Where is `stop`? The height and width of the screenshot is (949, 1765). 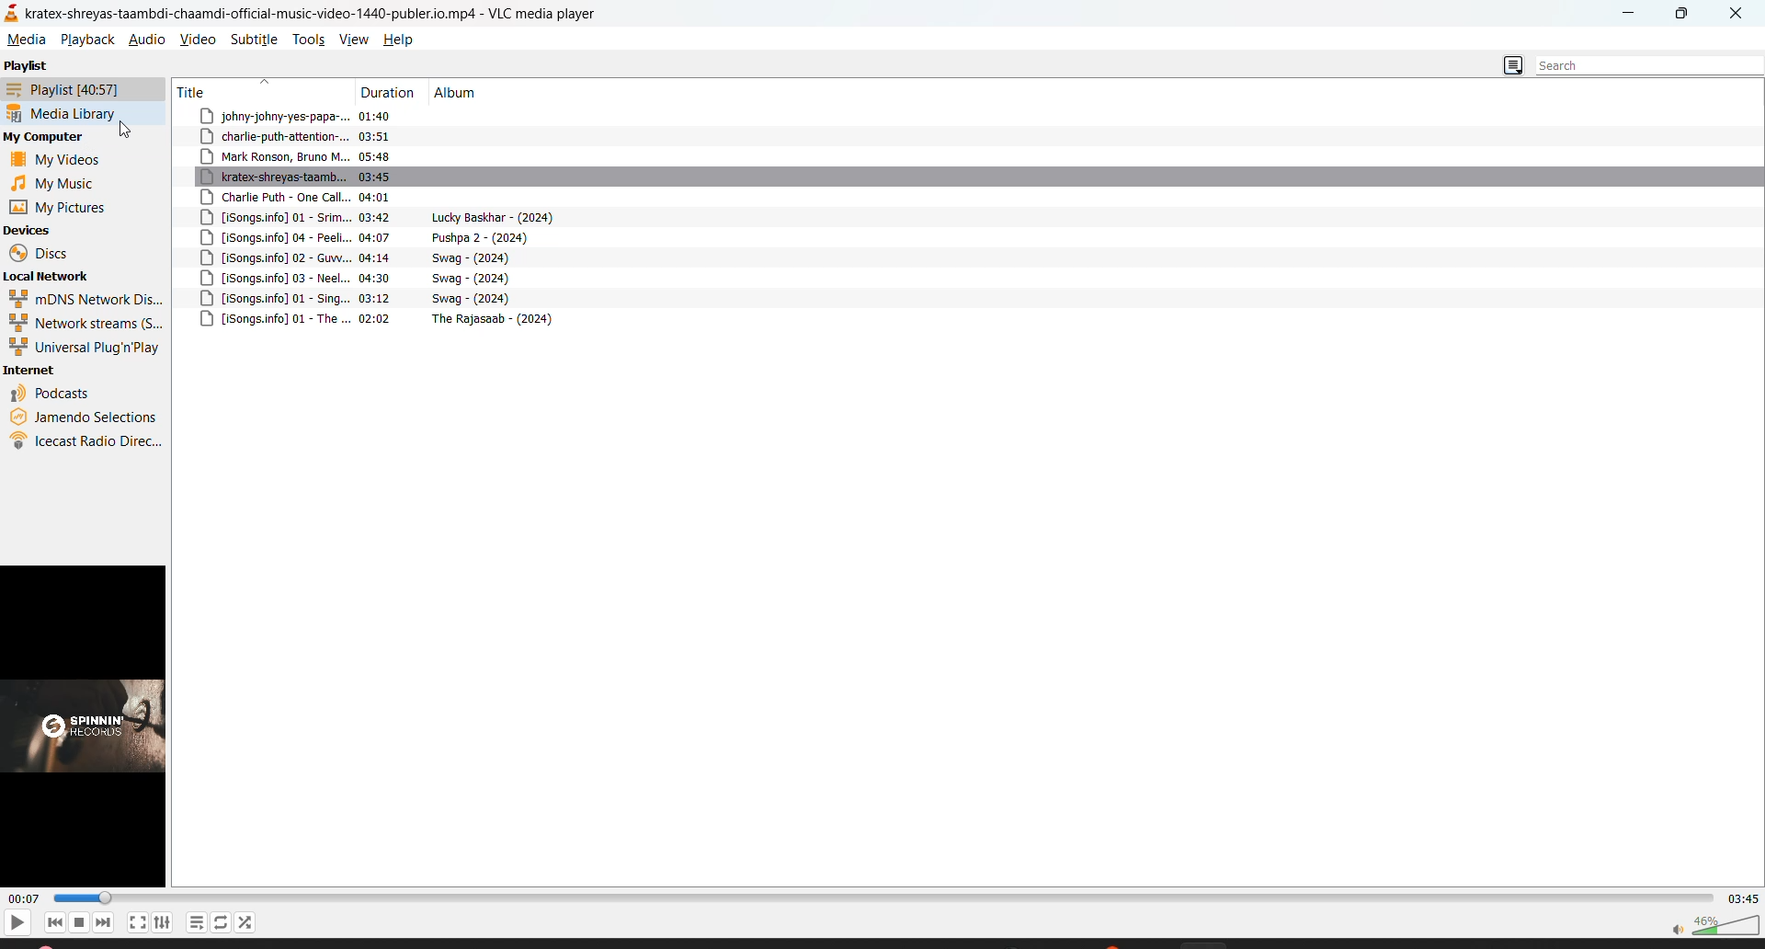
stop is located at coordinates (80, 922).